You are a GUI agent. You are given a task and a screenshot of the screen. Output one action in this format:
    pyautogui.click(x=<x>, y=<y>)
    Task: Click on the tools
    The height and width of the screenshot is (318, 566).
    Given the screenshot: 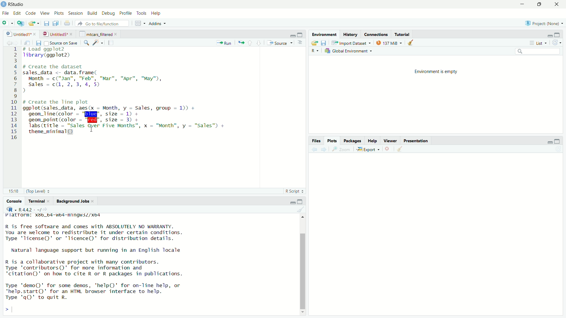 What is the action you would take?
    pyautogui.click(x=142, y=14)
    